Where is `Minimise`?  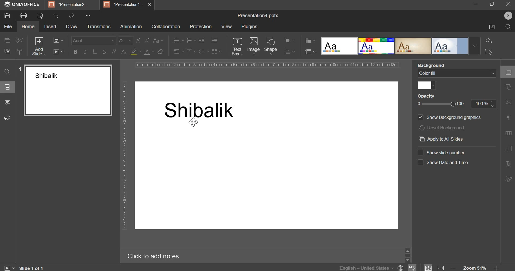 Minimise is located at coordinates (492, 5).